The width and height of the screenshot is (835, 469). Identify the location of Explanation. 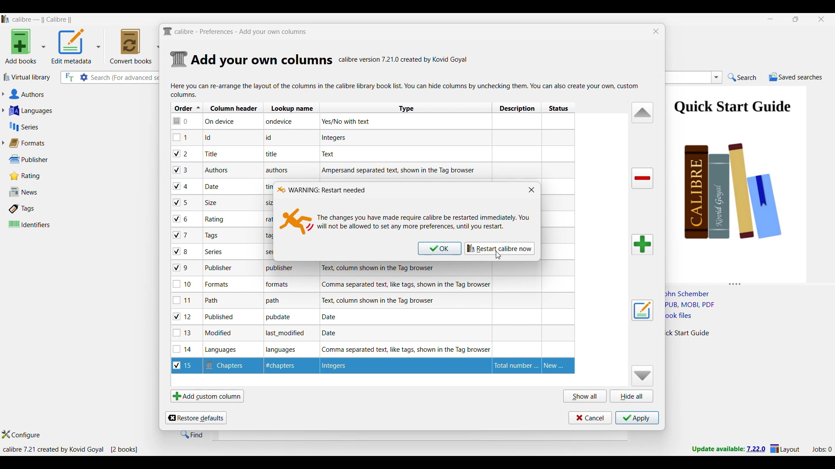
(400, 170).